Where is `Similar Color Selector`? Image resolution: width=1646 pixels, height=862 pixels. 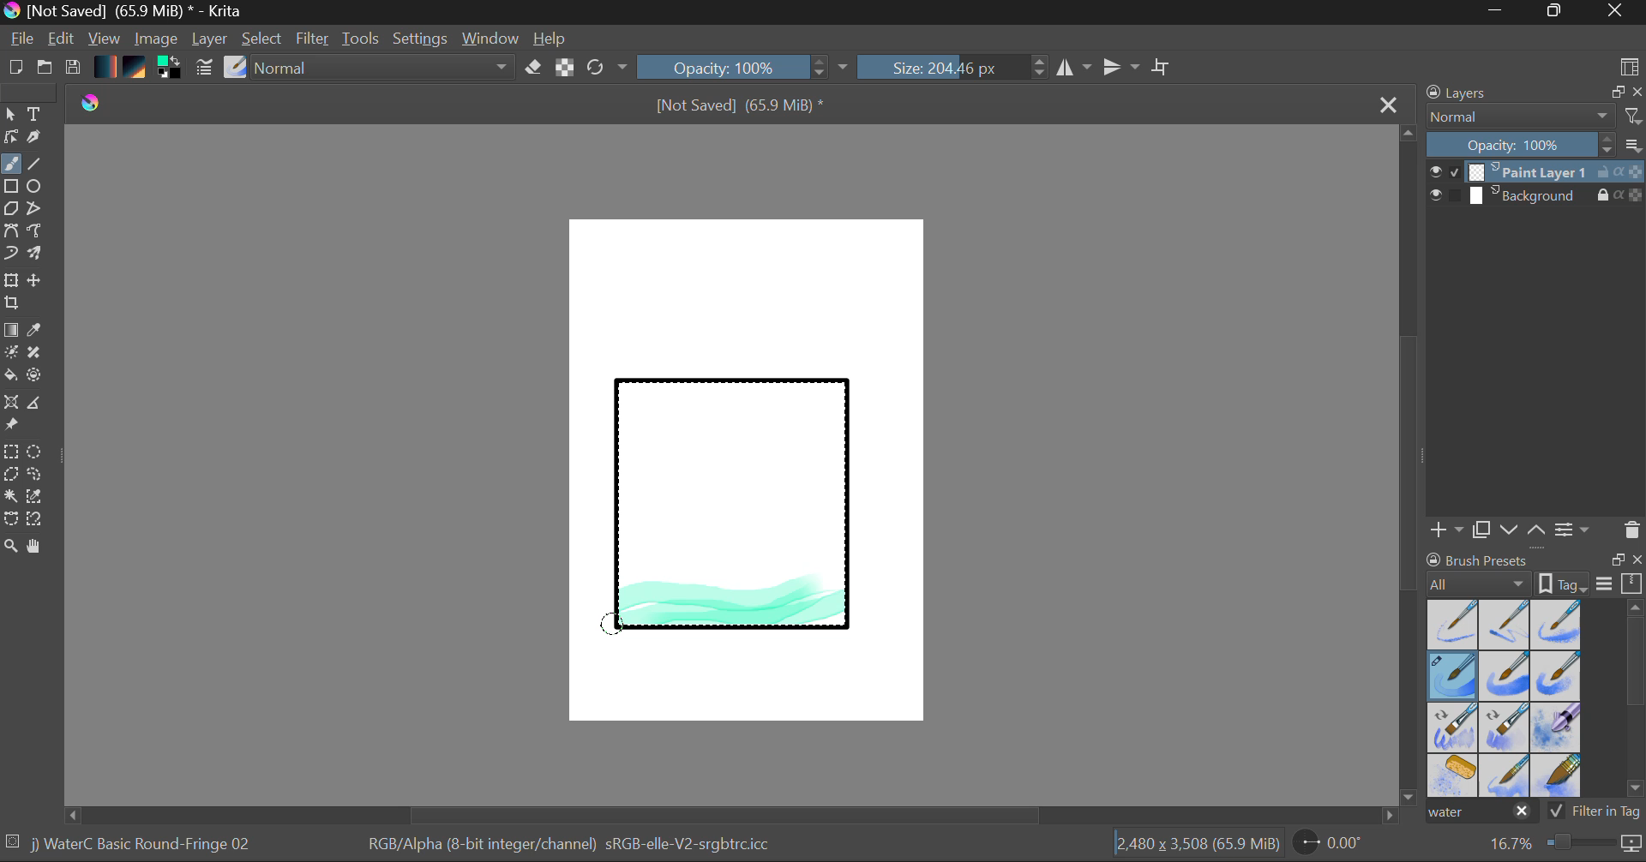
Similar Color Selector is located at coordinates (39, 497).